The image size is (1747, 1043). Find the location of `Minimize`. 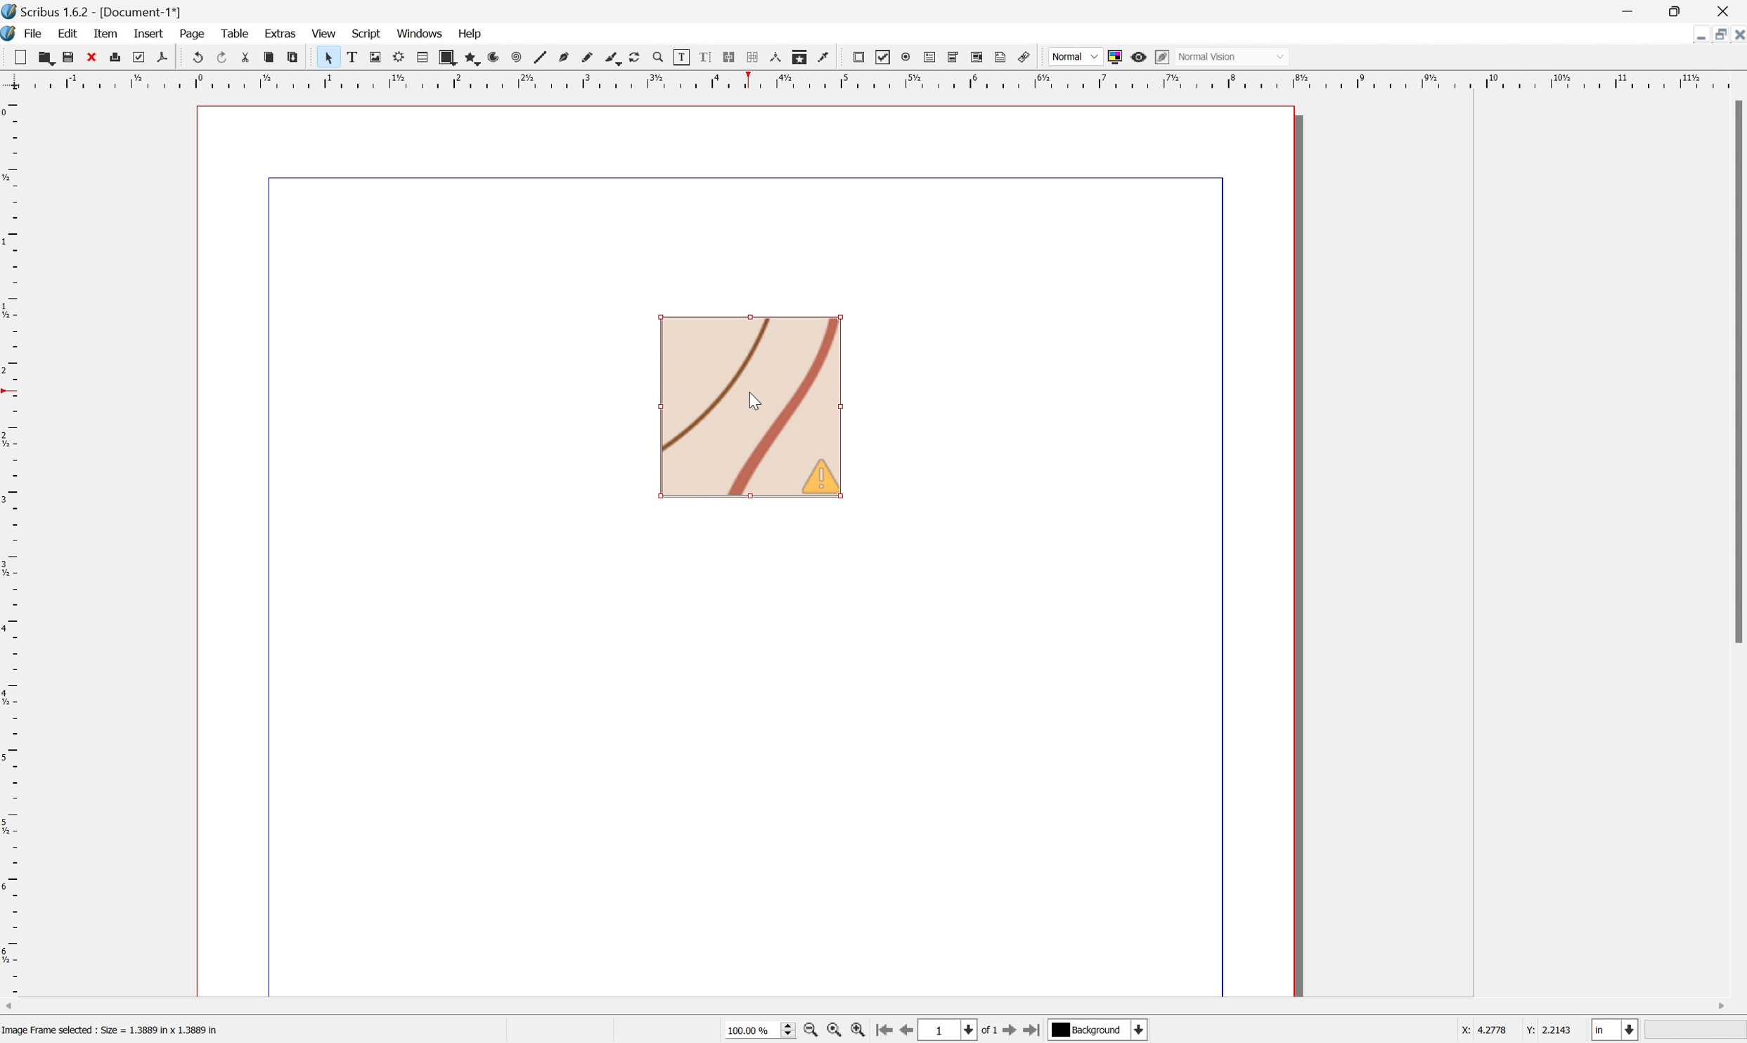

Minimize is located at coordinates (1721, 36).